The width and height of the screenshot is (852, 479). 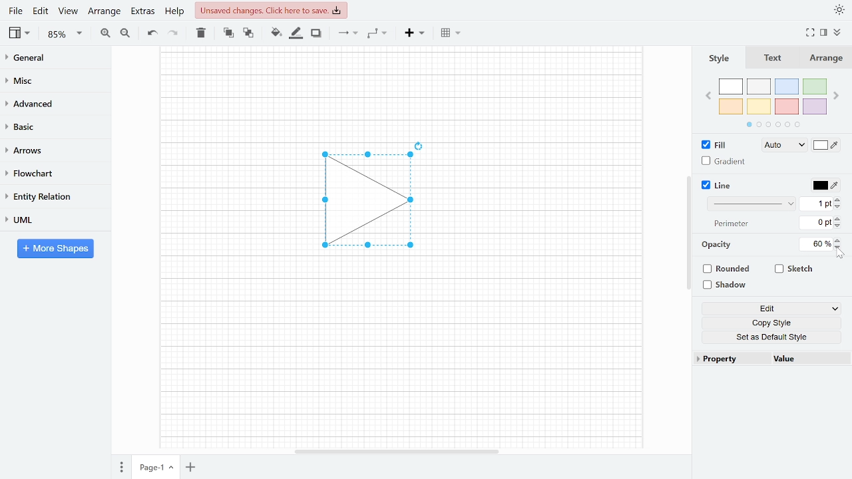 I want to click on Delete, so click(x=200, y=33).